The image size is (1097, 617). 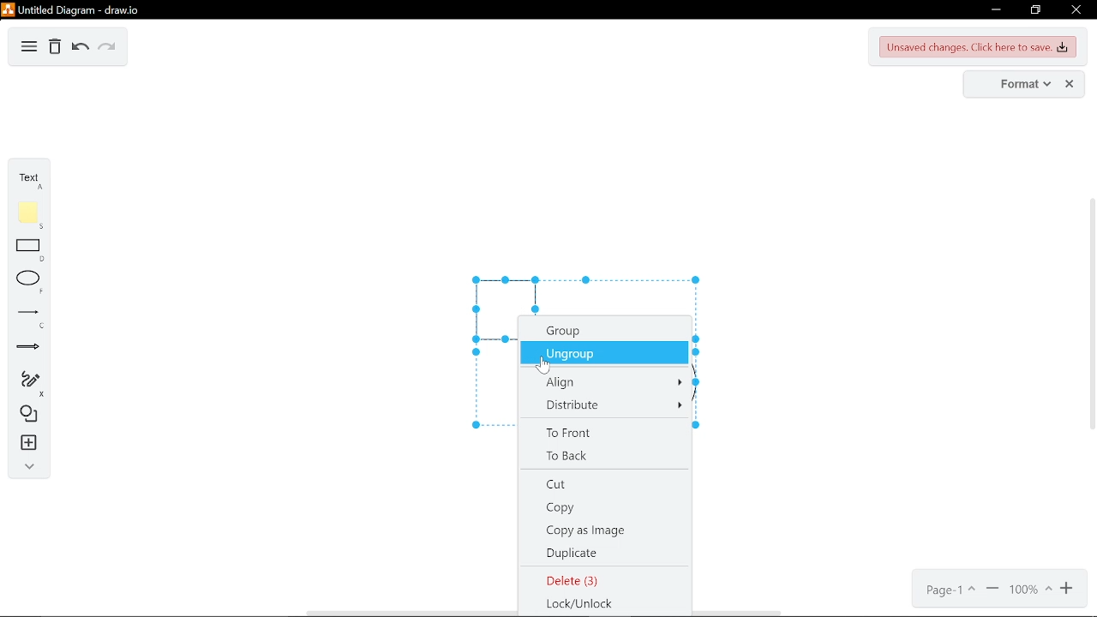 I want to click on text, so click(x=26, y=181).